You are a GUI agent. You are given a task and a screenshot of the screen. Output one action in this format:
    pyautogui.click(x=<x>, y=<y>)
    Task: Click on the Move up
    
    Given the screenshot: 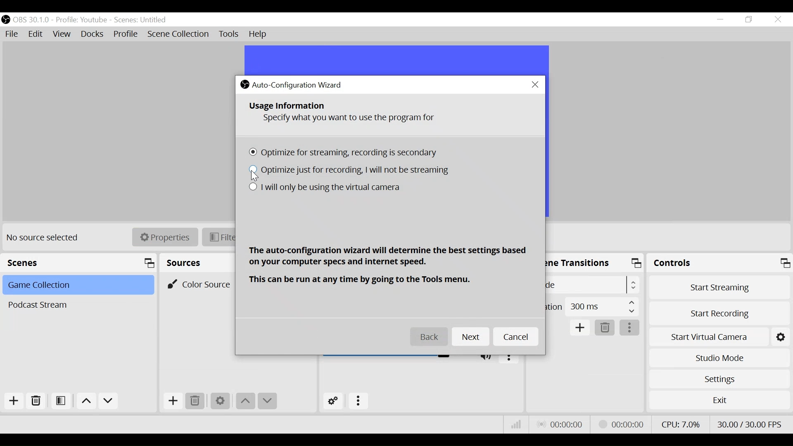 What is the action you would take?
    pyautogui.click(x=85, y=401)
    